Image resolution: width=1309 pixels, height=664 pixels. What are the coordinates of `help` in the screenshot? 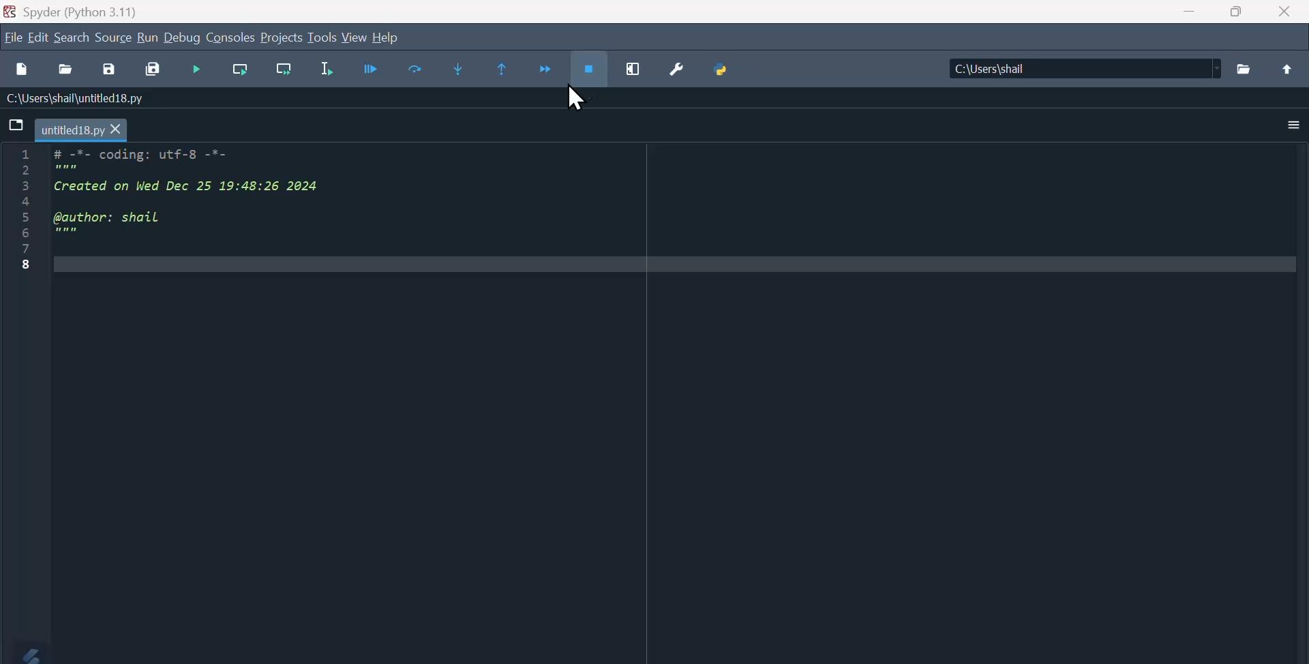 It's located at (393, 35).